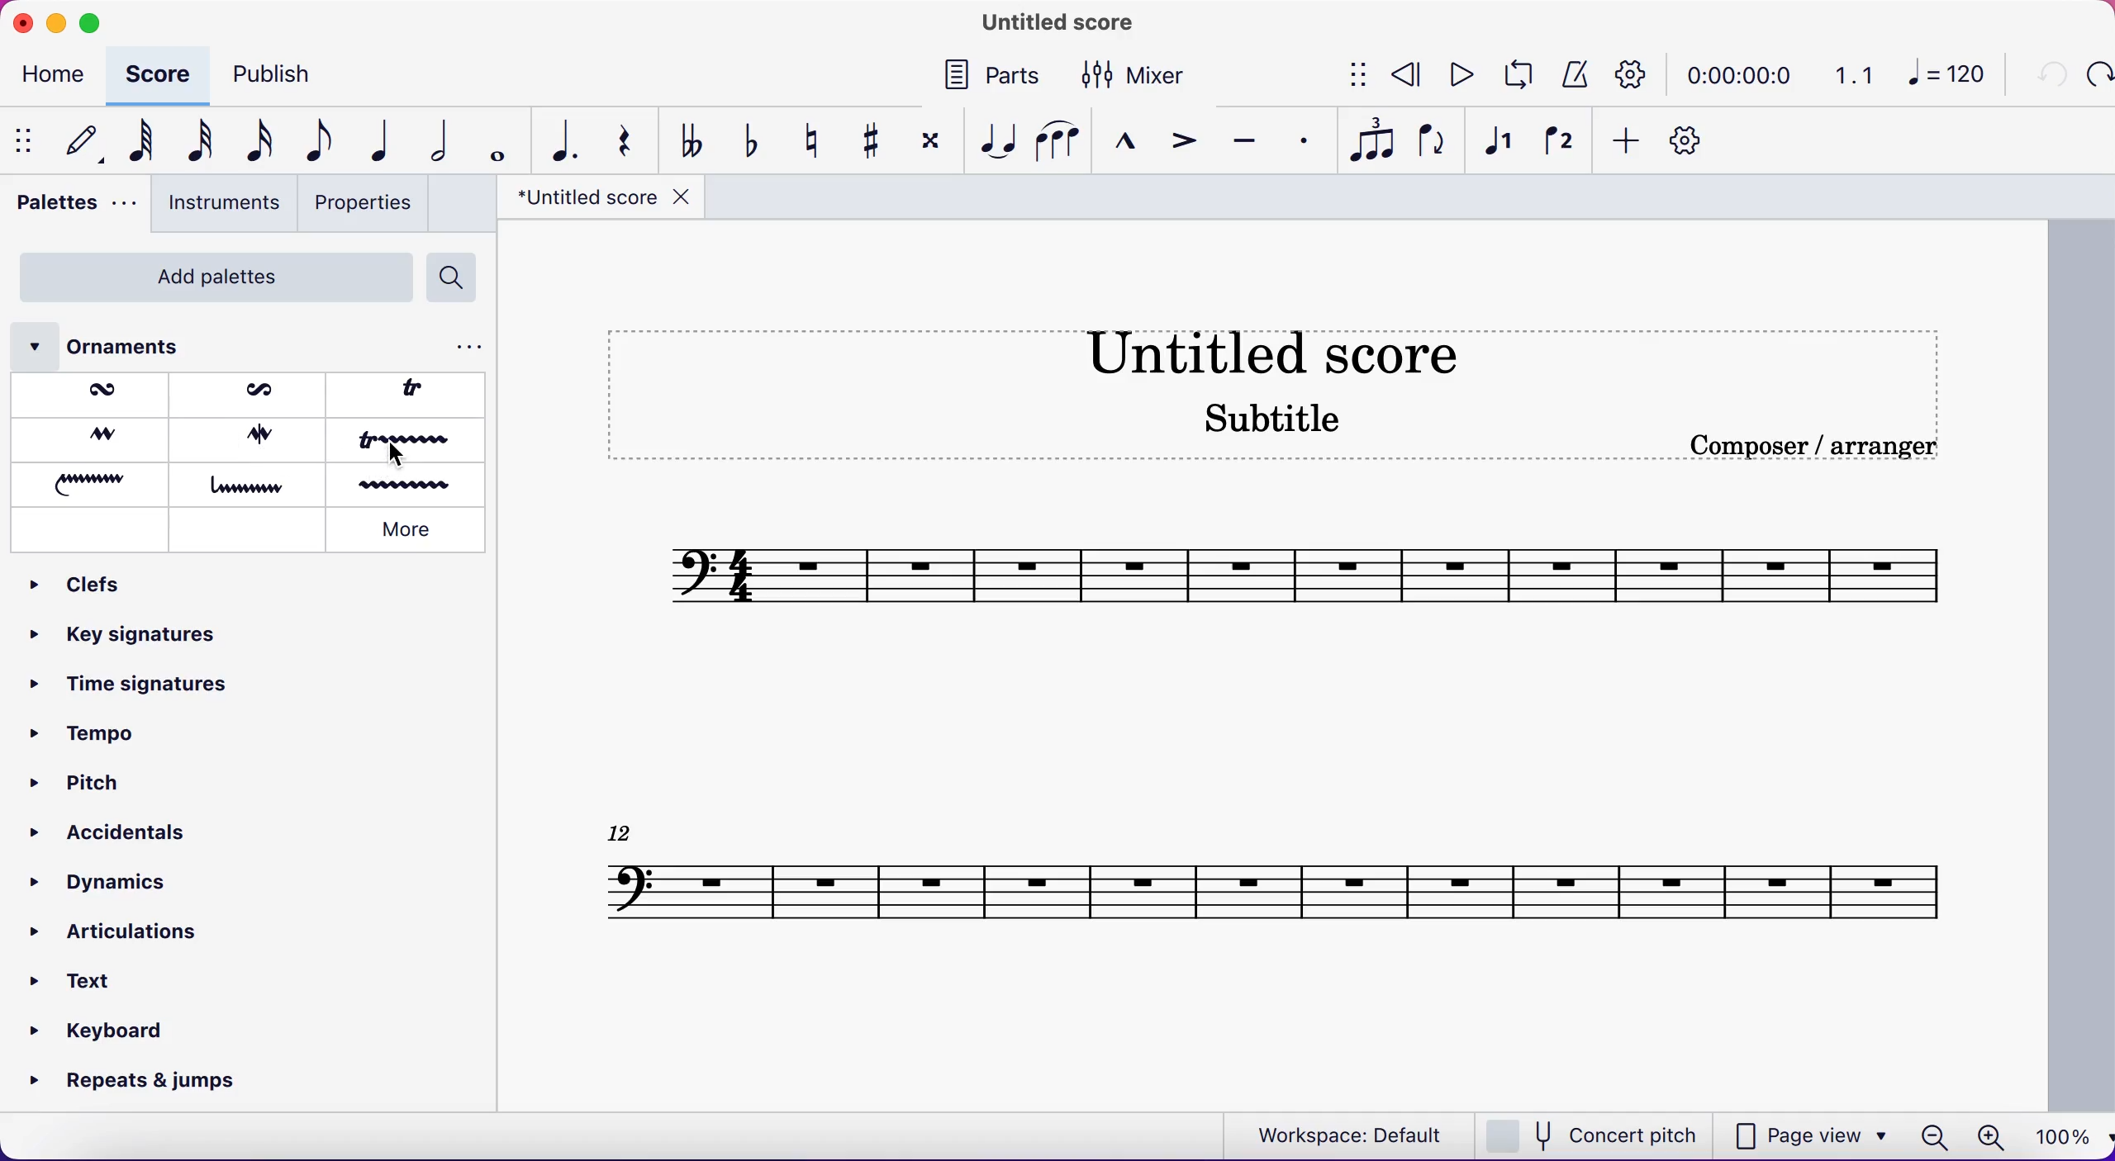 This screenshot has height=1161, width=2115. What do you see at coordinates (93, 482) in the screenshot?
I see `glissando (ascending)` at bounding box center [93, 482].